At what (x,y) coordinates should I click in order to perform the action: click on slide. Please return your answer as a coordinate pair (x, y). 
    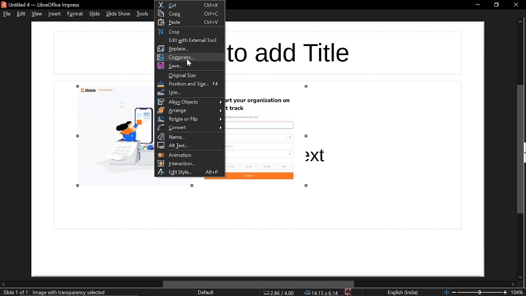
    Looking at the image, I should click on (95, 14).